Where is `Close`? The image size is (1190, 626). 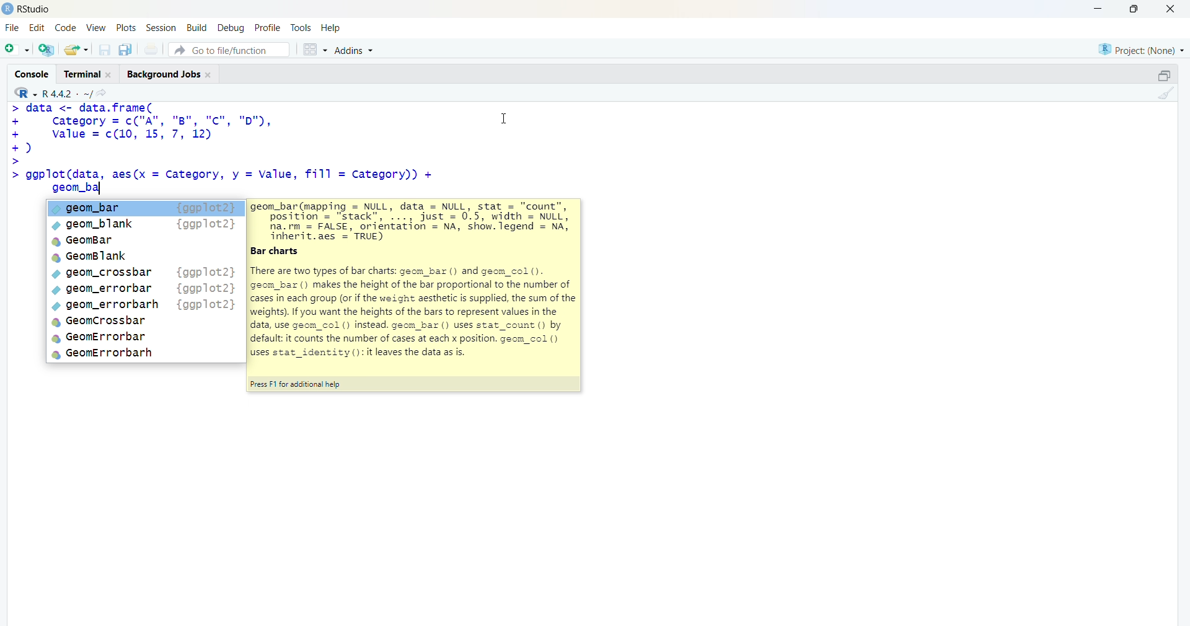
Close is located at coordinates (1168, 9).